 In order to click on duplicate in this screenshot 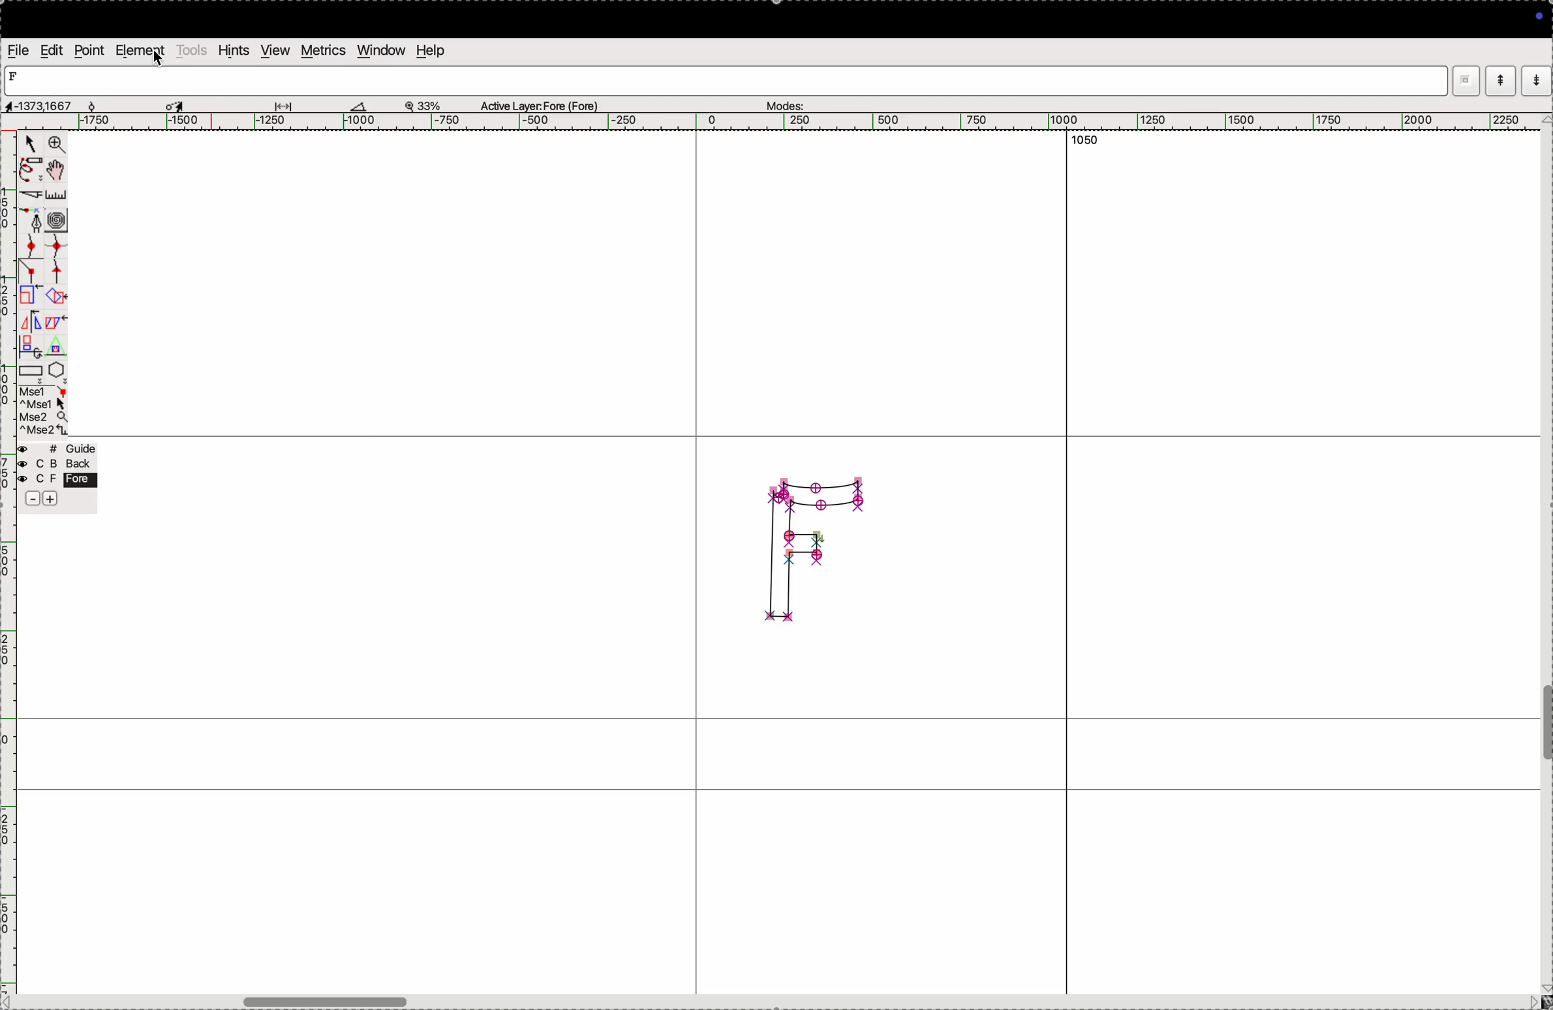, I will do `click(27, 348)`.